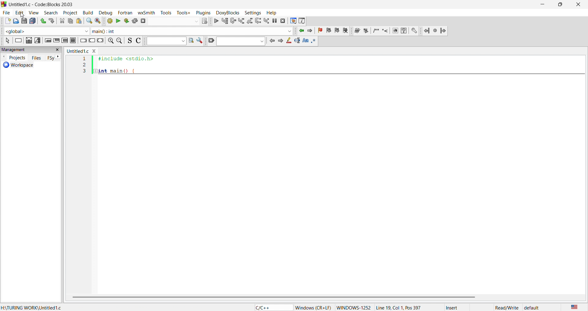 The width and height of the screenshot is (588, 311). What do you see at coordinates (267, 20) in the screenshot?
I see `step into instructions` at bounding box center [267, 20].